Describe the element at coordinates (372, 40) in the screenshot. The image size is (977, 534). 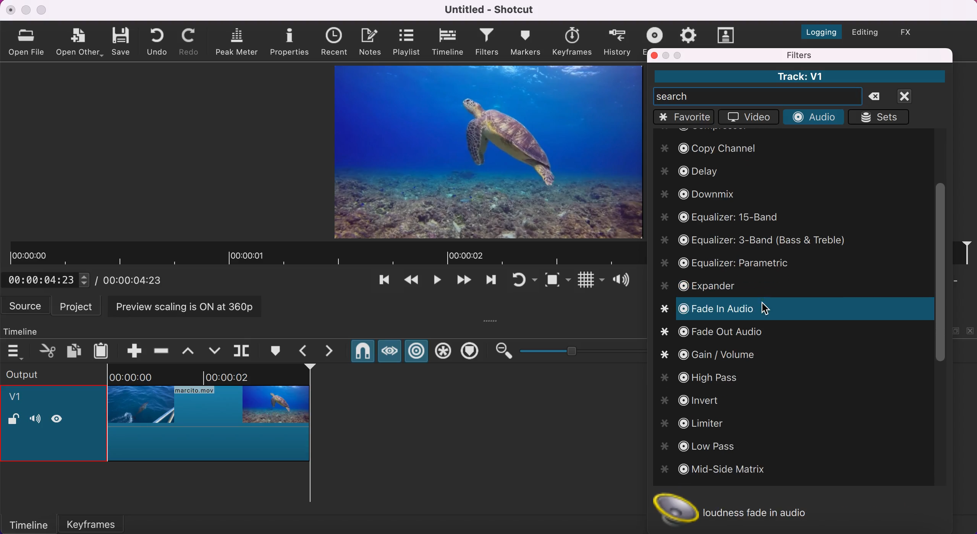
I see `notes` at that location.